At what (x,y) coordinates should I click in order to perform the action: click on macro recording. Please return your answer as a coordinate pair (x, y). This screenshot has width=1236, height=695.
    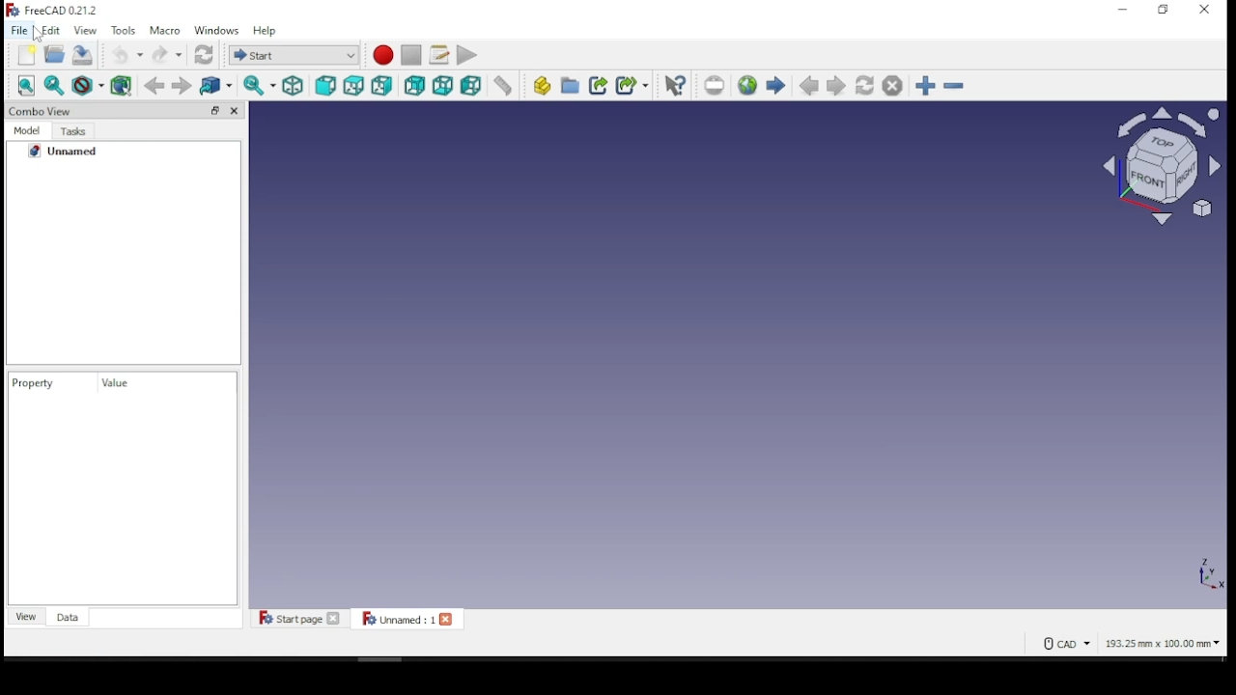
    Looking at the image, I should click on (383, 55).